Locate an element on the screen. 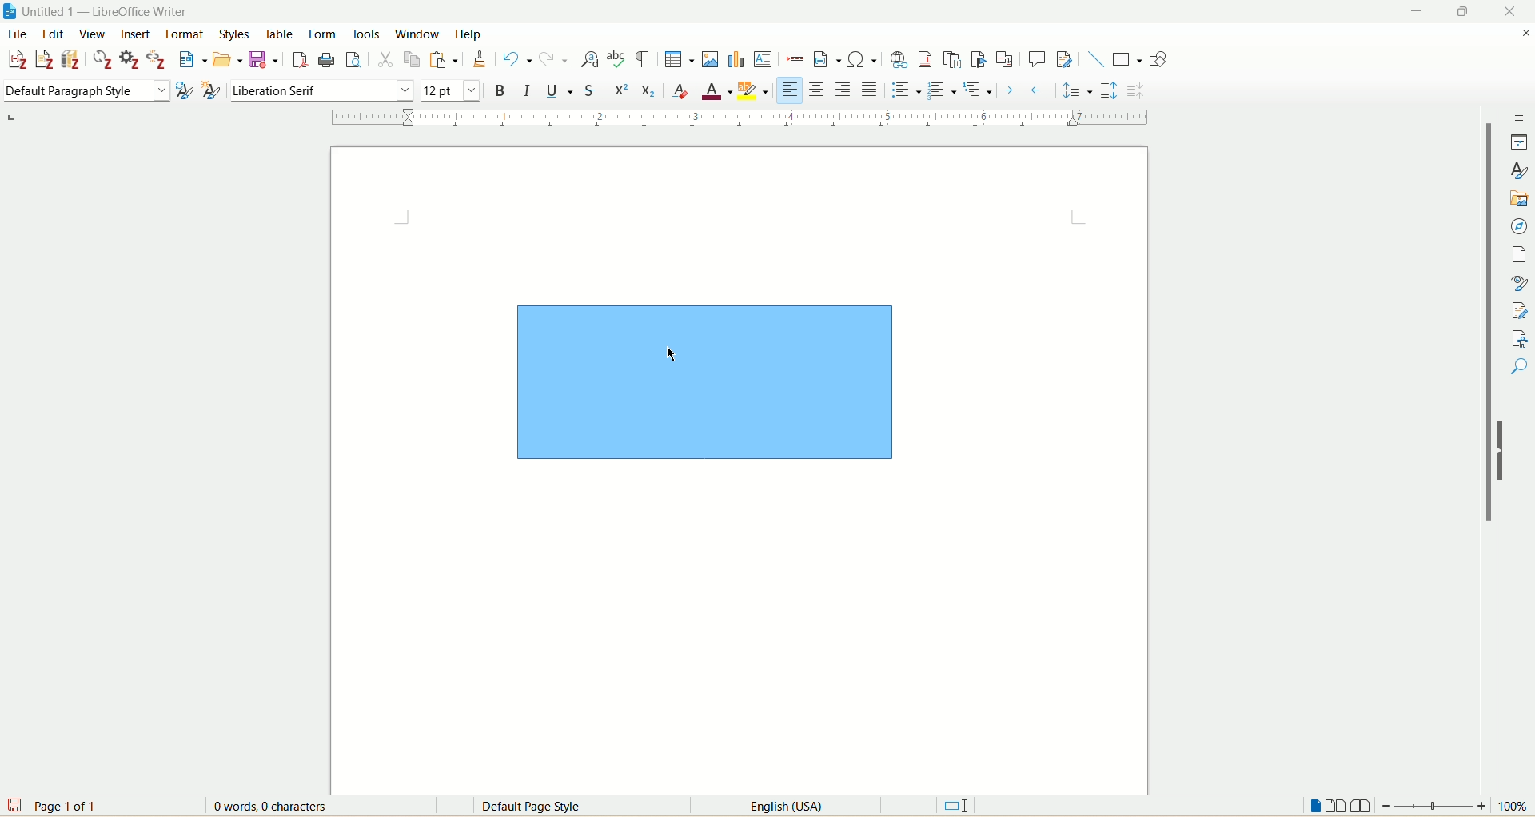 Image resolution: width=1535 pixels, height=817 pixels. insert bookmark is located at coordinates (984, 60).